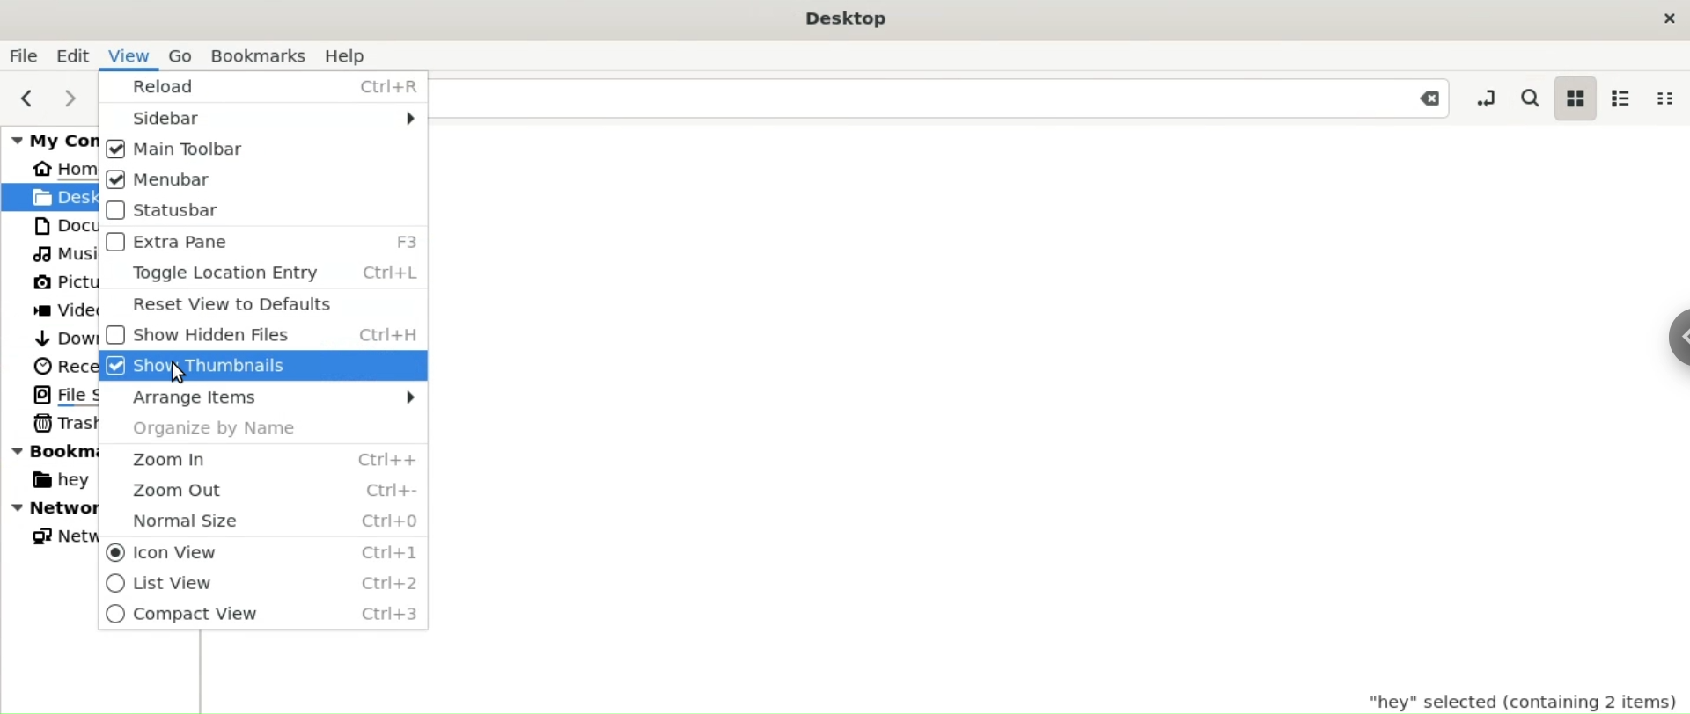  Describe the element at coordinates (349, 54) in the screenshot. I see `Help` at that location.